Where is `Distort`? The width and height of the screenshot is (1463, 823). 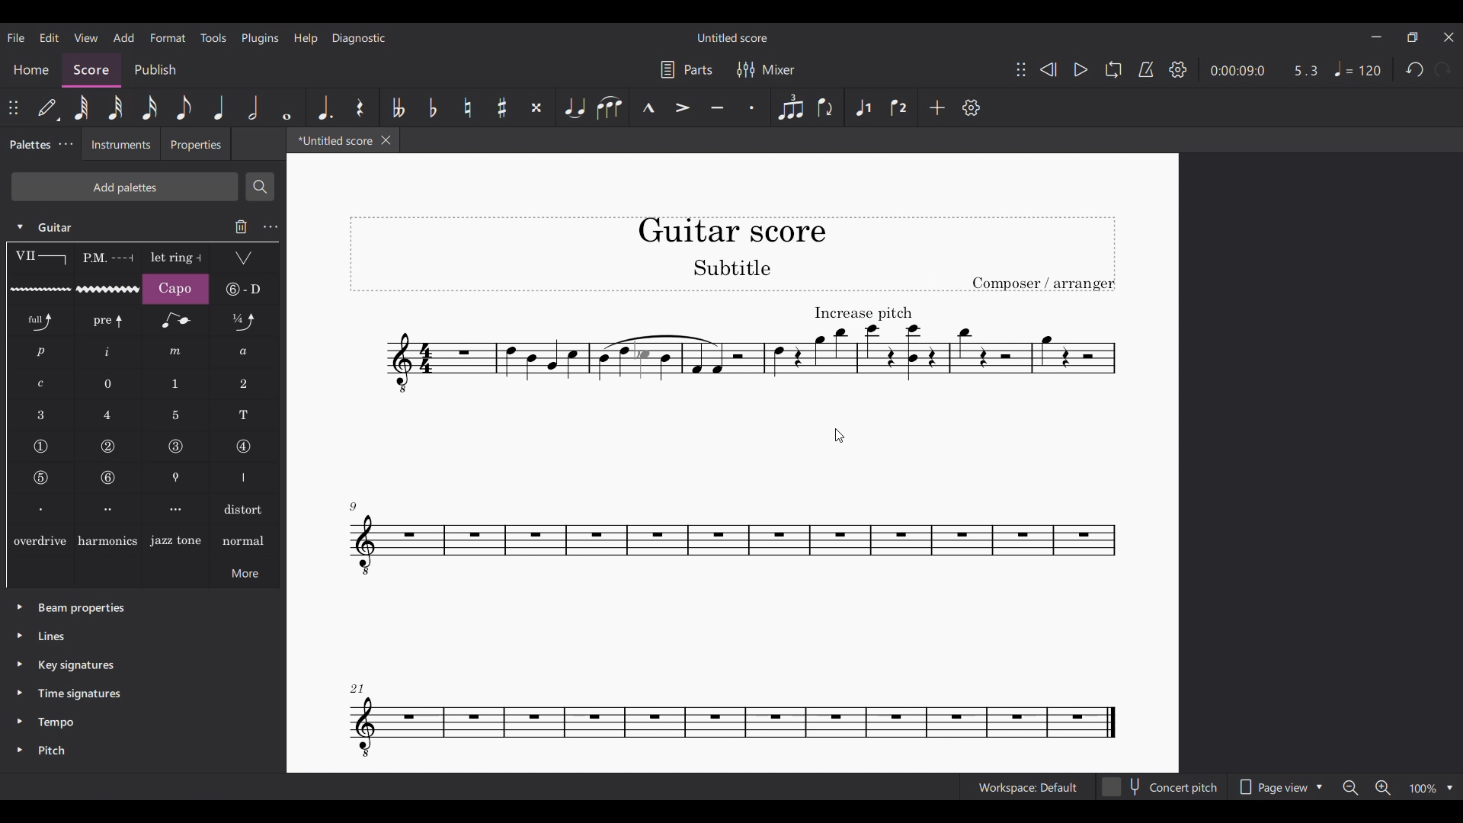 Distort is located at coordinates (245, 508).